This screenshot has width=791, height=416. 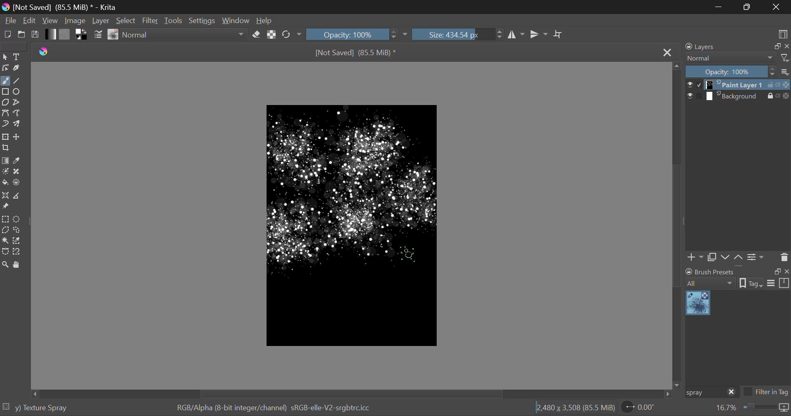 What do you see at coordinates (5, 57) in the screenshot?
I see `Select` at bounding box center [5, 57].